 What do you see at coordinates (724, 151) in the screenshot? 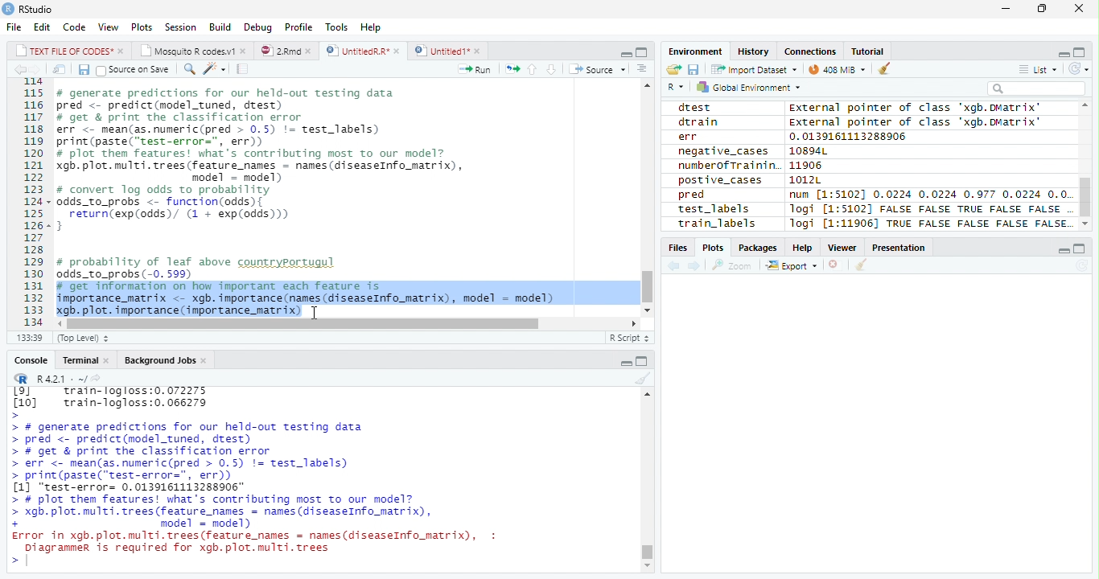
I see `negative_cases` at bounding box center [724, 151].